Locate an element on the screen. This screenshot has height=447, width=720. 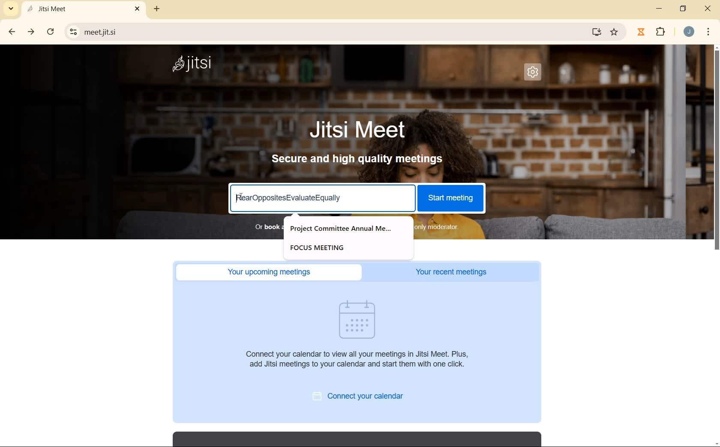
Cursor is located at coordinates (237, 199).